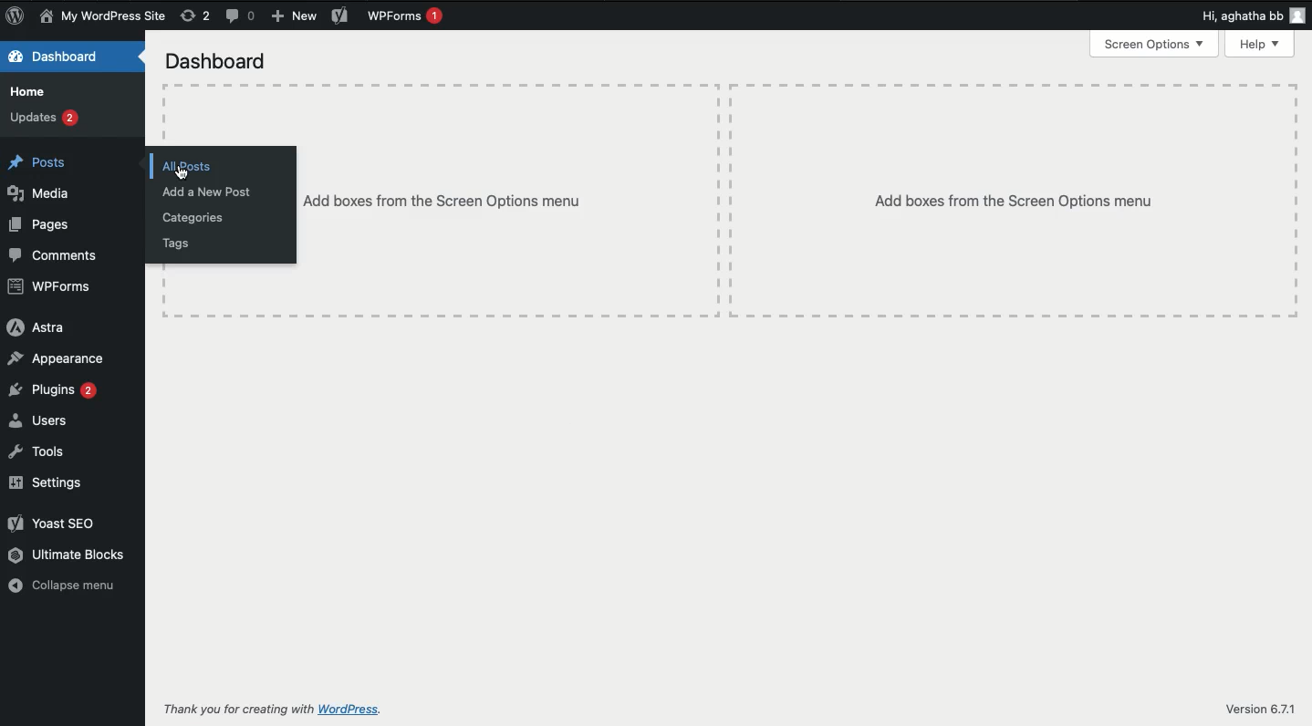  Describe the element at coordinates (238, 709) in the screenshot. I see `Thank you for creating with WordPress` at that location.